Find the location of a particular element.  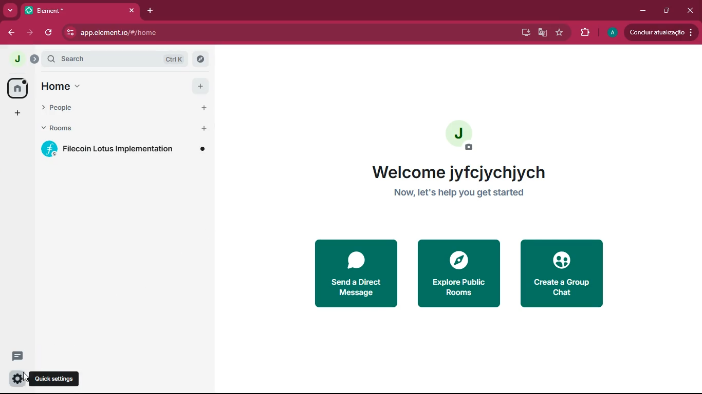

refresh is located at coordinates (48, 33).